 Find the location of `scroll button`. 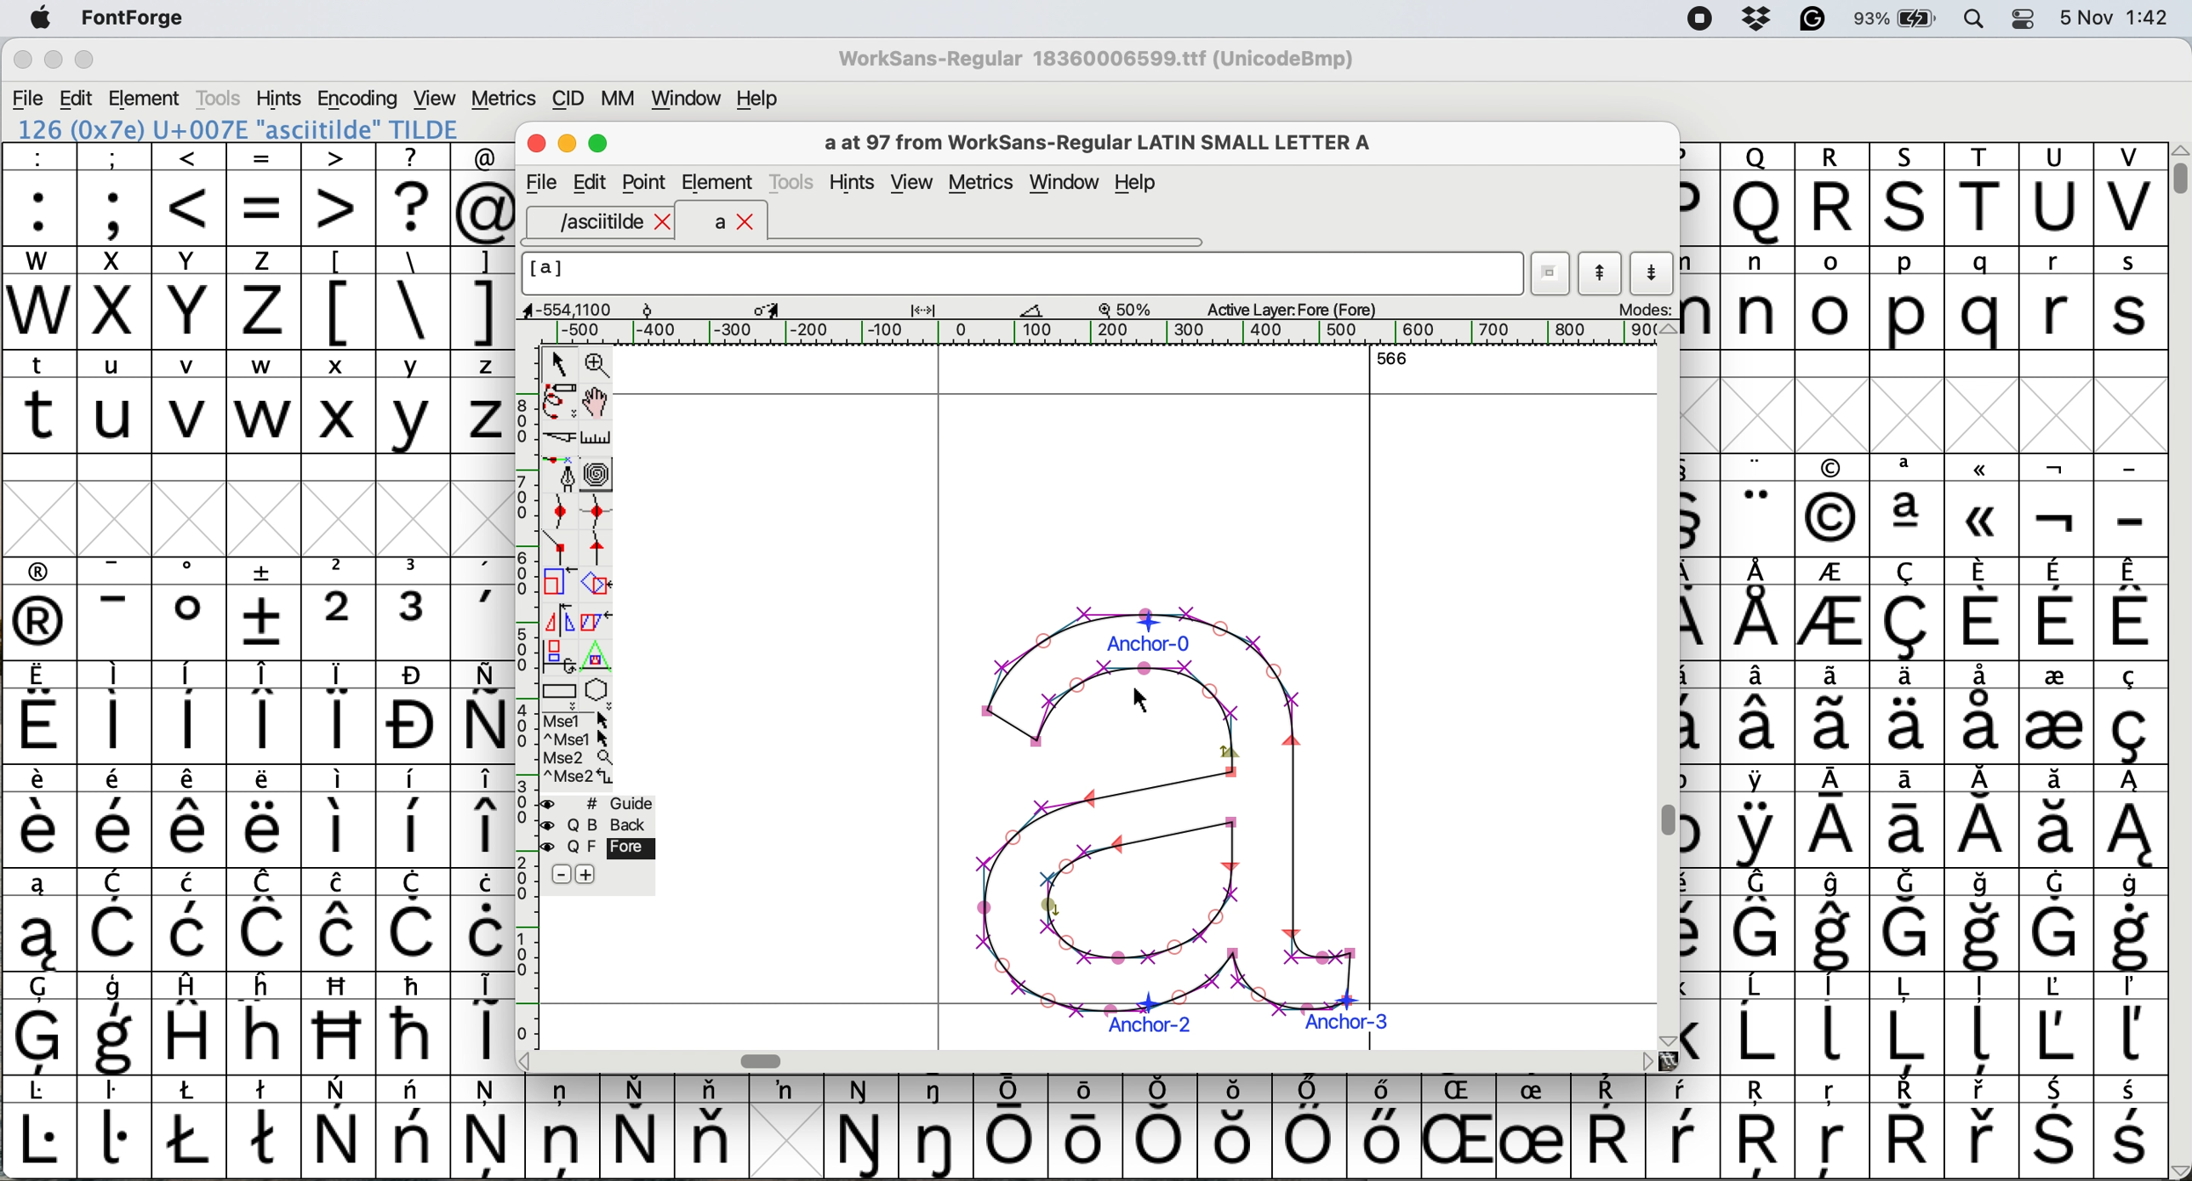

scroll button is located at coordinates (1668, 330).